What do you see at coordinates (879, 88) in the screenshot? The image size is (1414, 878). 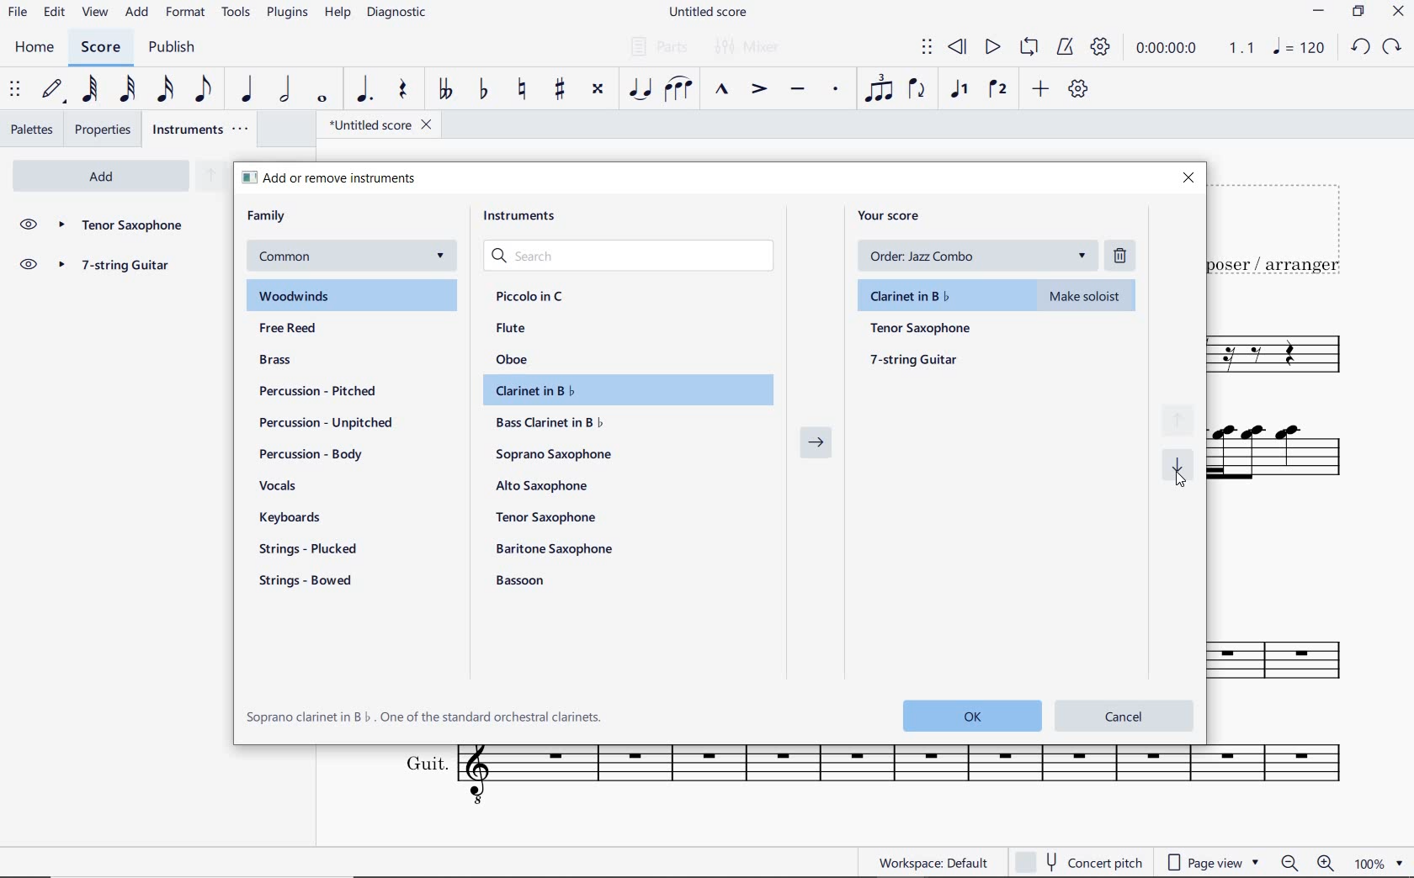 I see `TUPLET` at bounding box center [879, 88].